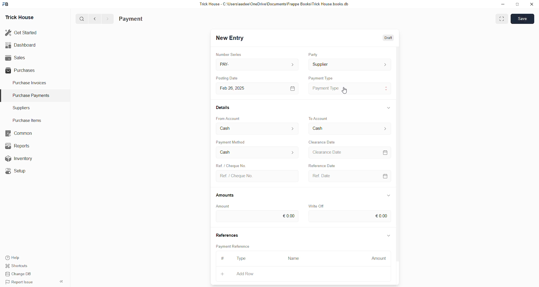 The width and height of the screenshot is (539, 287). Describe the element at coordinates (227, 234) in the screenshot. I see `References` at that location.